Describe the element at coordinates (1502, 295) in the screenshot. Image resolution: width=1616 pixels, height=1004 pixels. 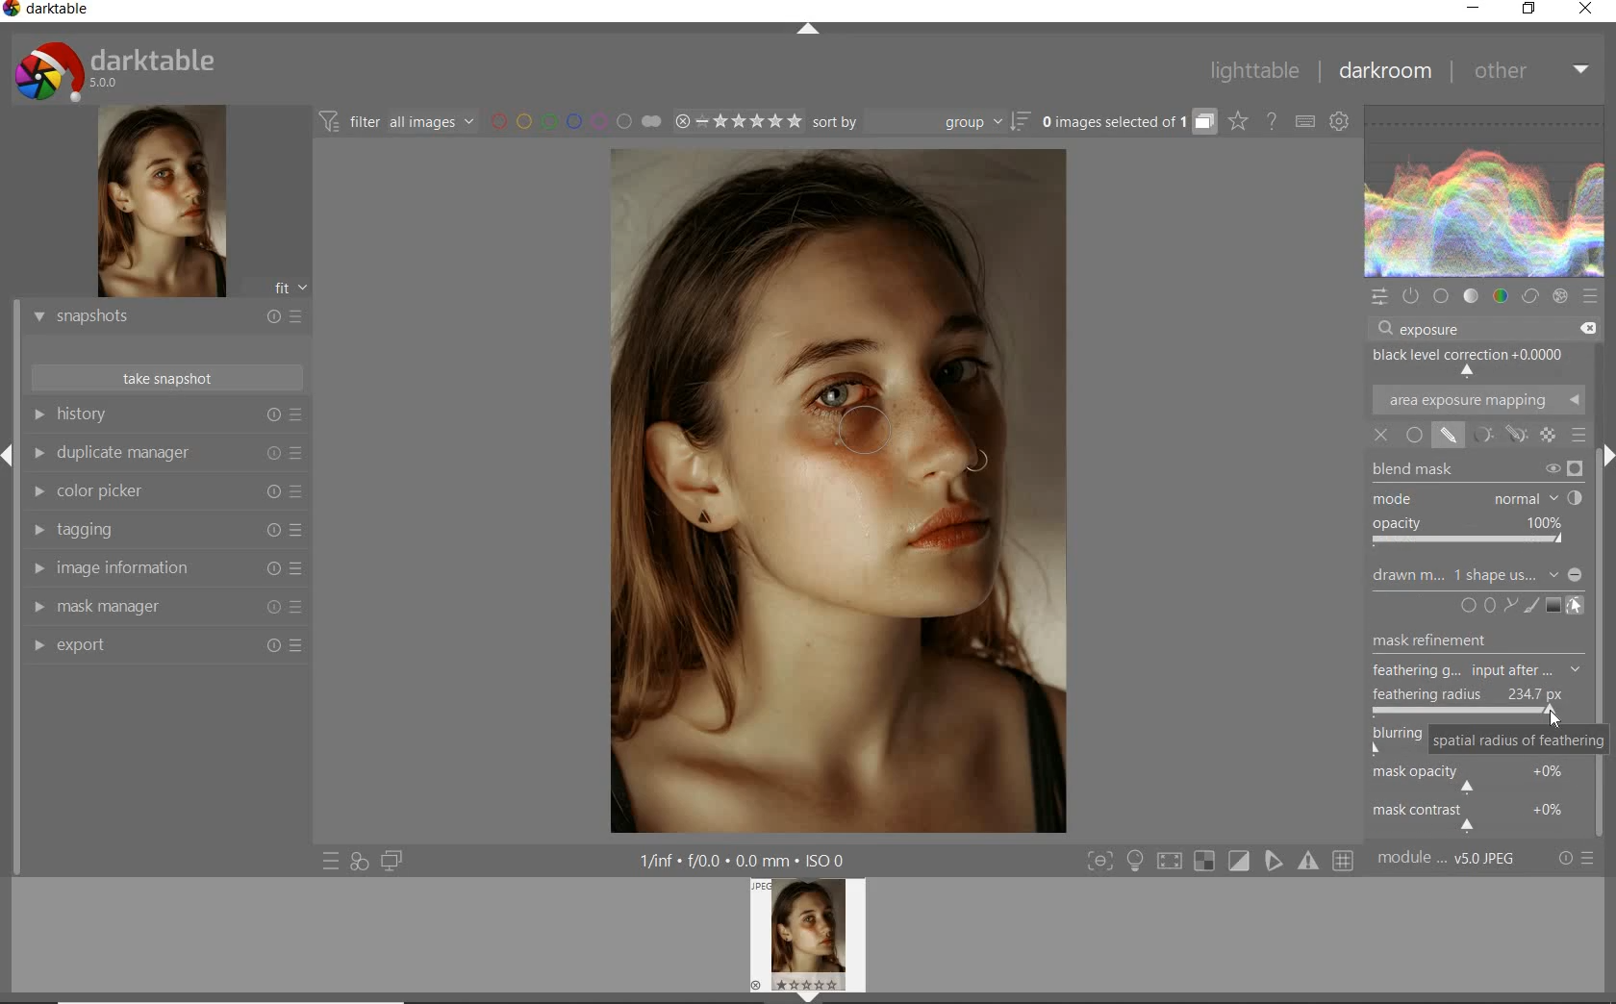
I see `color` at that location.